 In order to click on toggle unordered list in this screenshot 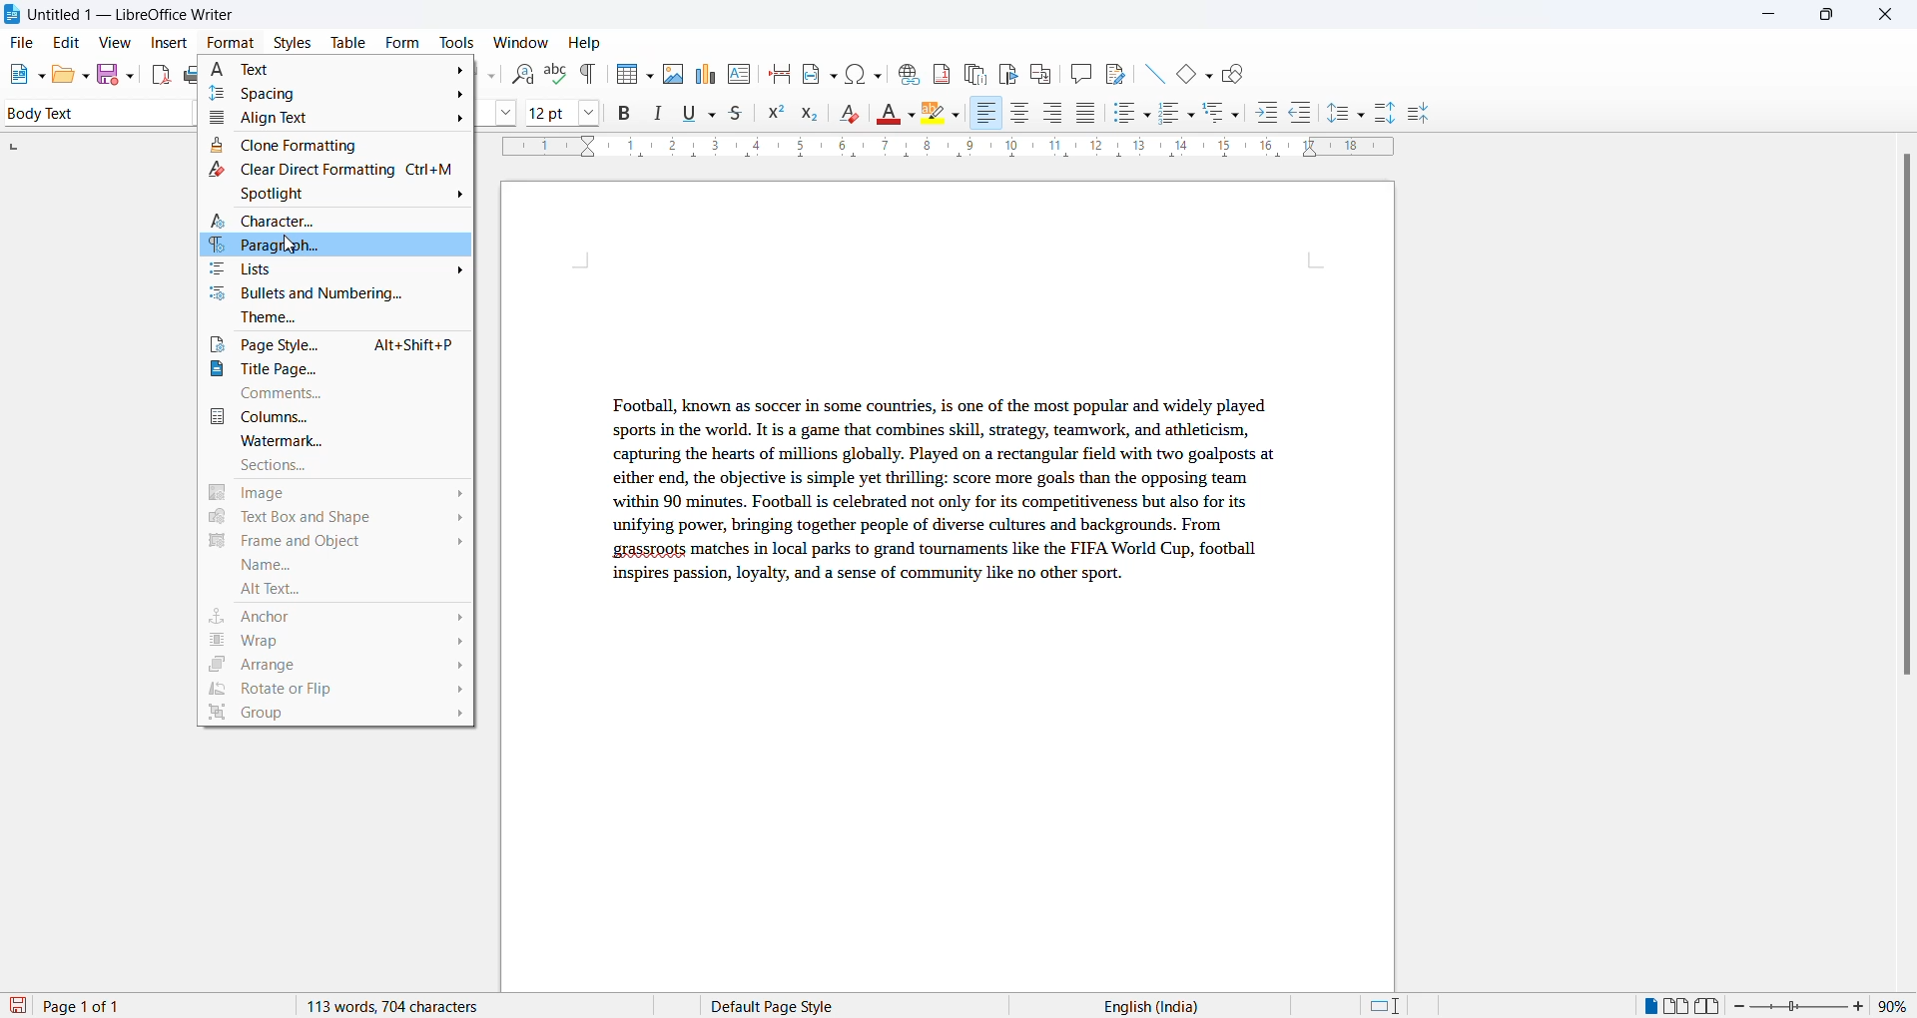, I will do `click(1131, 113)`.